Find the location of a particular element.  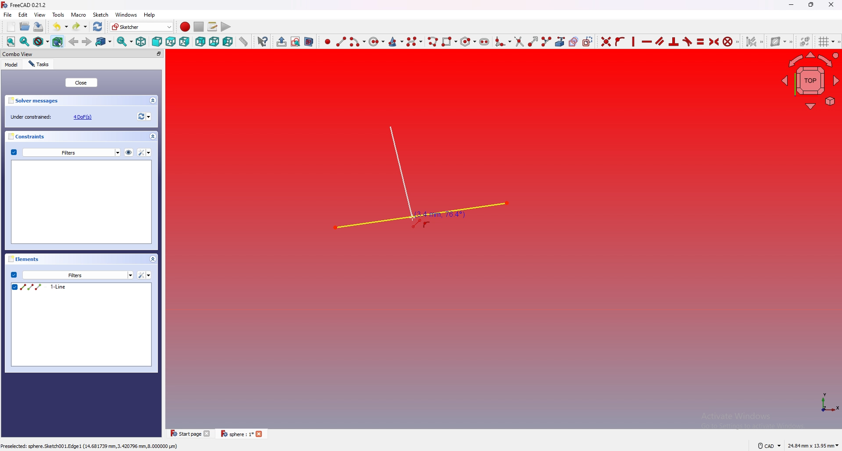

Create slot is located at coordinates (485, 41).